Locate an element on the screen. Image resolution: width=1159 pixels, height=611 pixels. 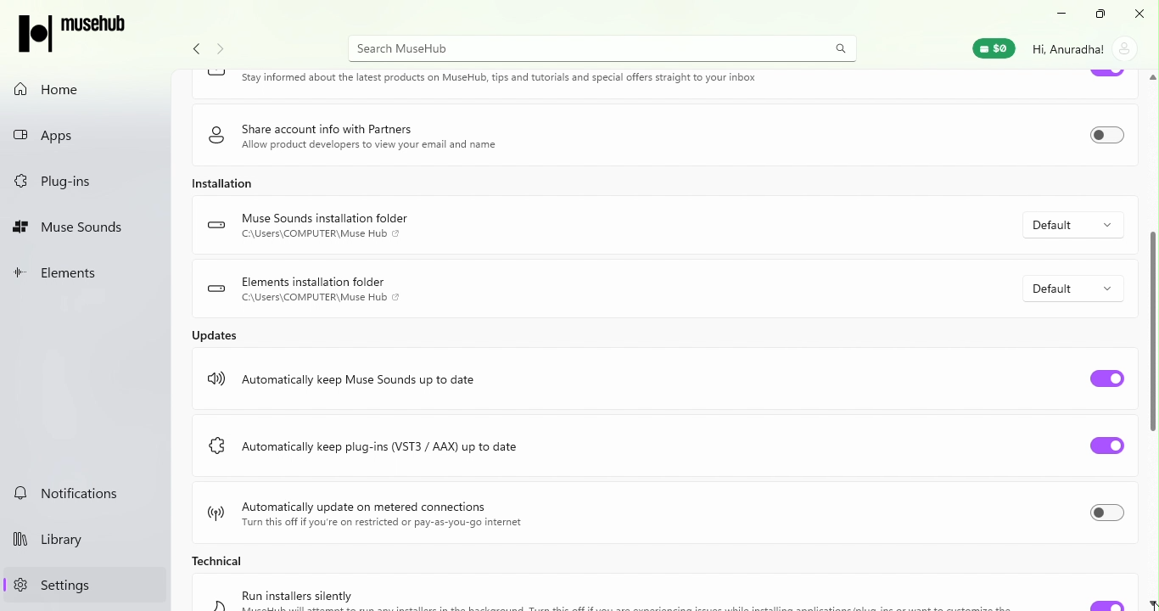
Resize is located at coordinates (1101, 16).